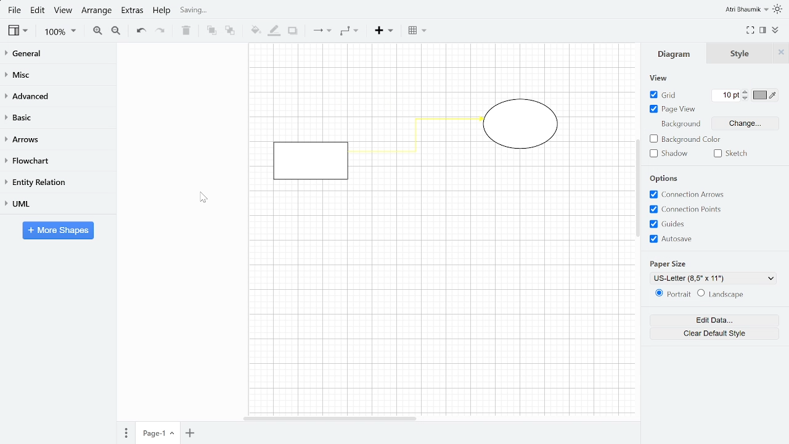  What do you see at coordinates (672, 153) in the screenshot?
I see `Shadow` at bounding box center [672, 153].